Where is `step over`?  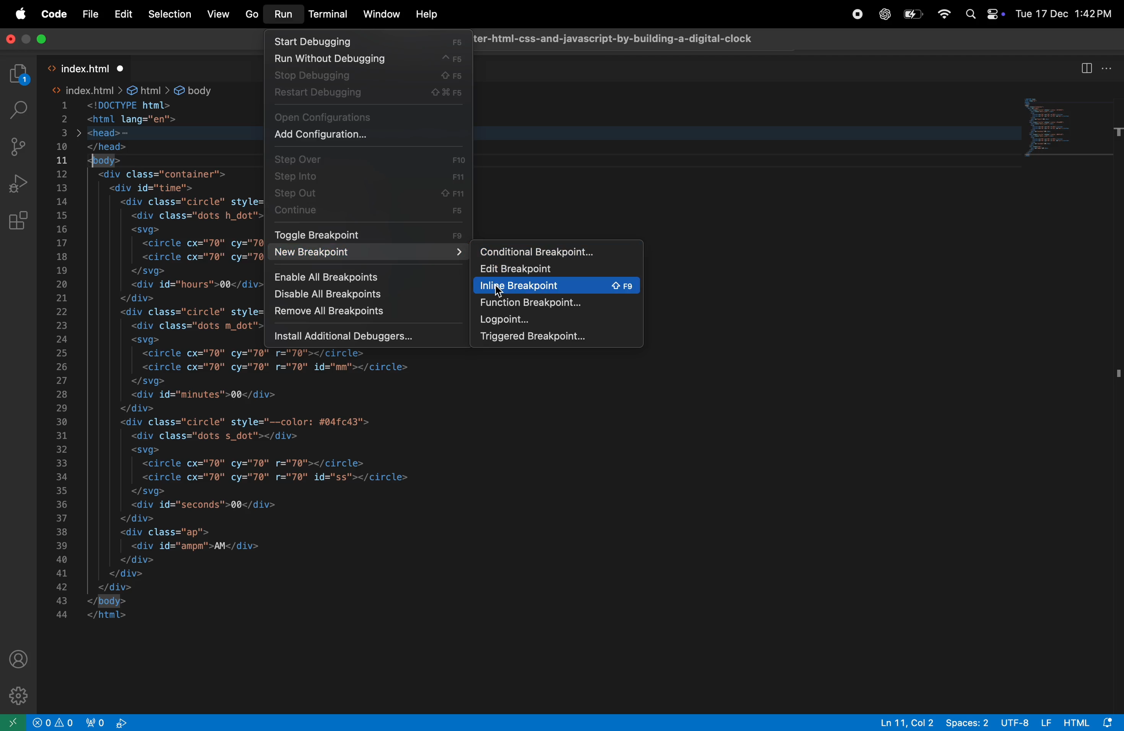
step over is located at coordinates (371, 157).